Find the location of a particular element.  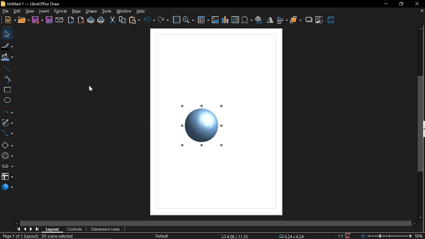

insert symbol is located at coordinates (247, 20).